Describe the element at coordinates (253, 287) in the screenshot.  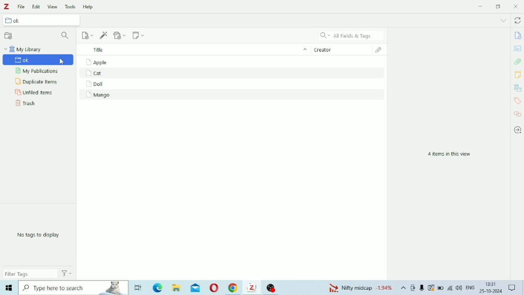
I see `Zotero` at that location.